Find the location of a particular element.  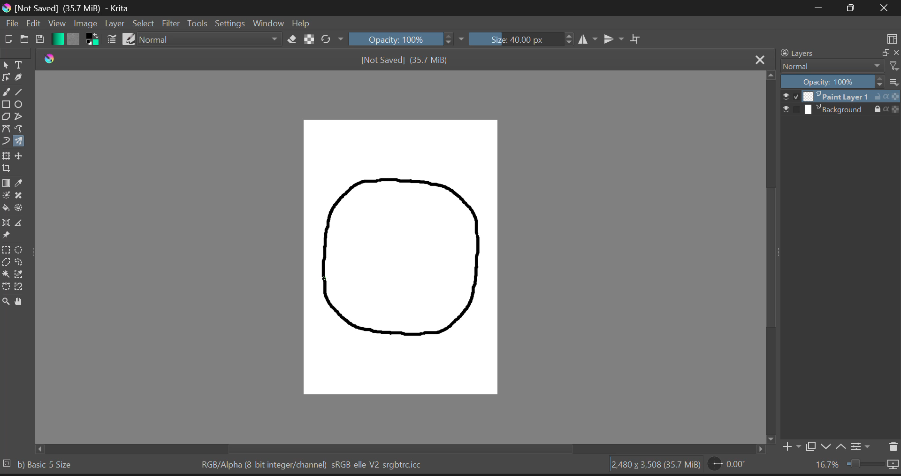

Crop Layer is located at coordinates (7, 168).